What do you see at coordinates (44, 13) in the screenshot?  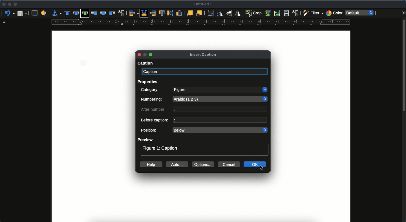 I see `label to identify an object ` at bounding box center [44, 13].